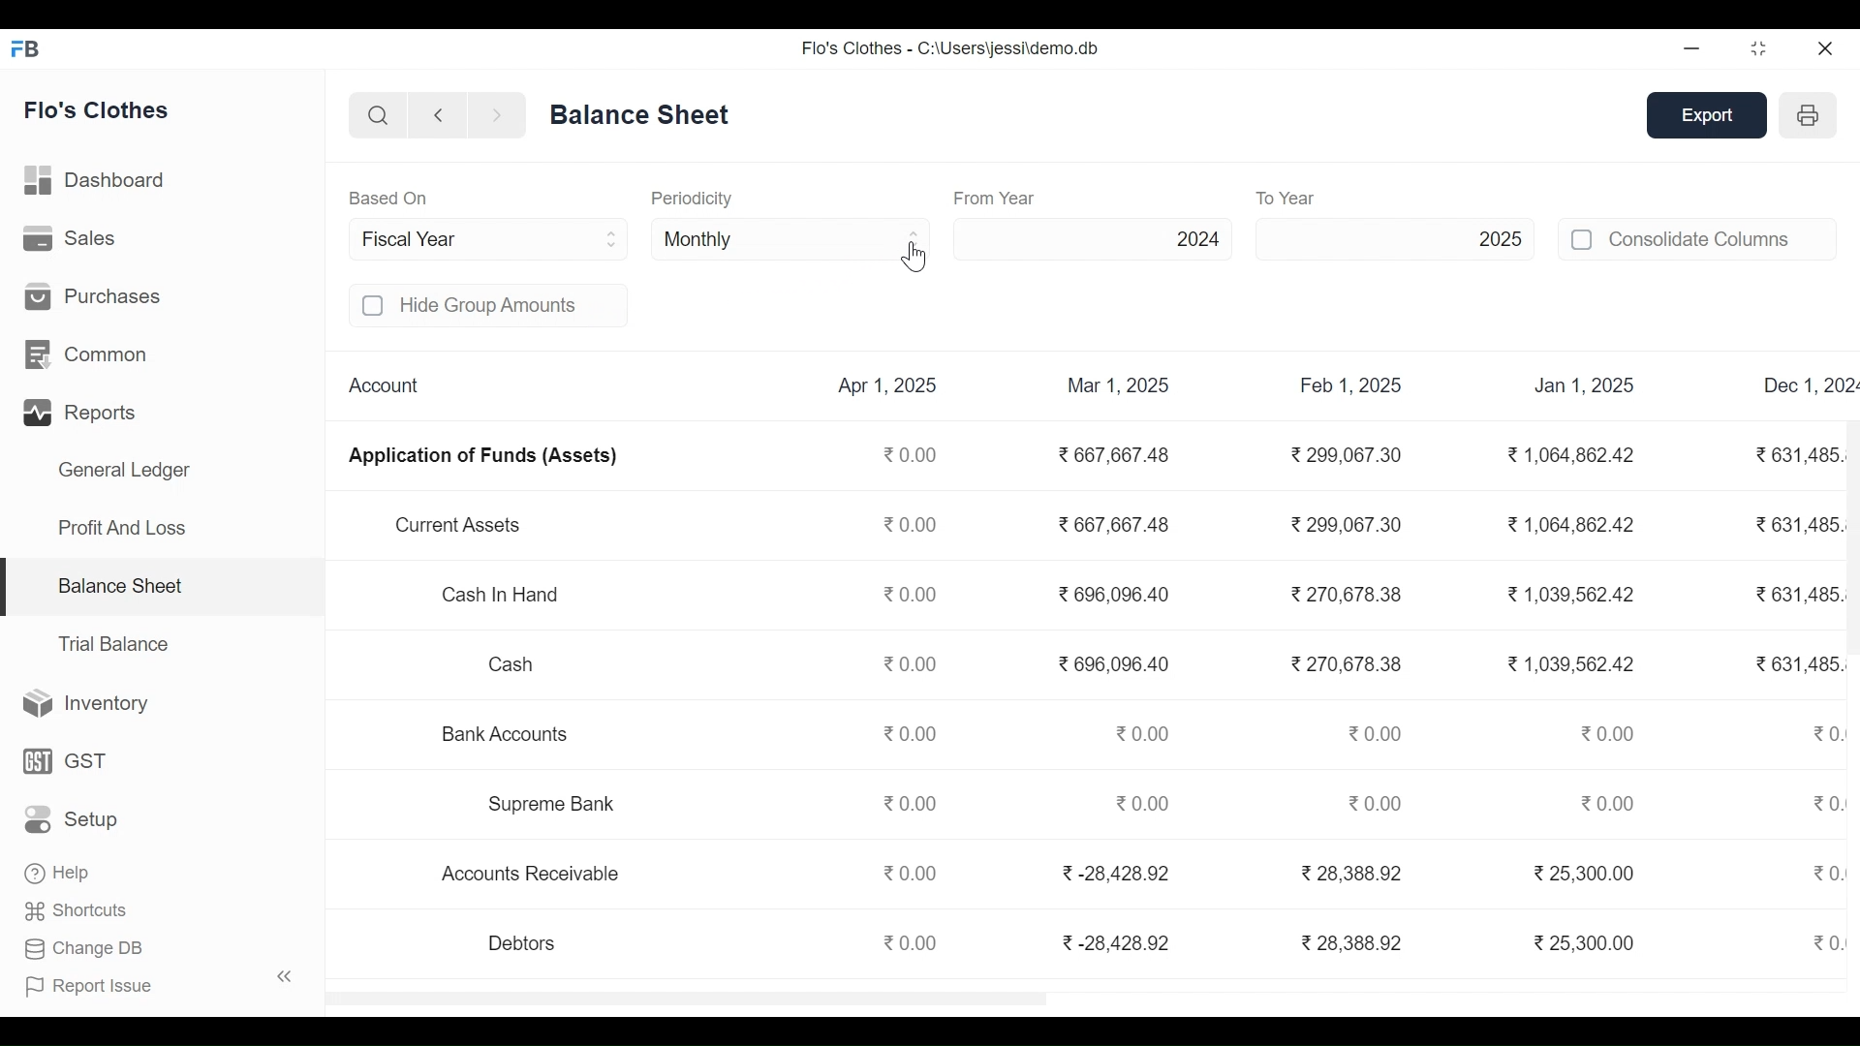 This screenshot has height=1046, width=1860. What do you see at coordinates (1693, 47) in the screenshot?
I see `minimise` at bounding box center [1693, 47].